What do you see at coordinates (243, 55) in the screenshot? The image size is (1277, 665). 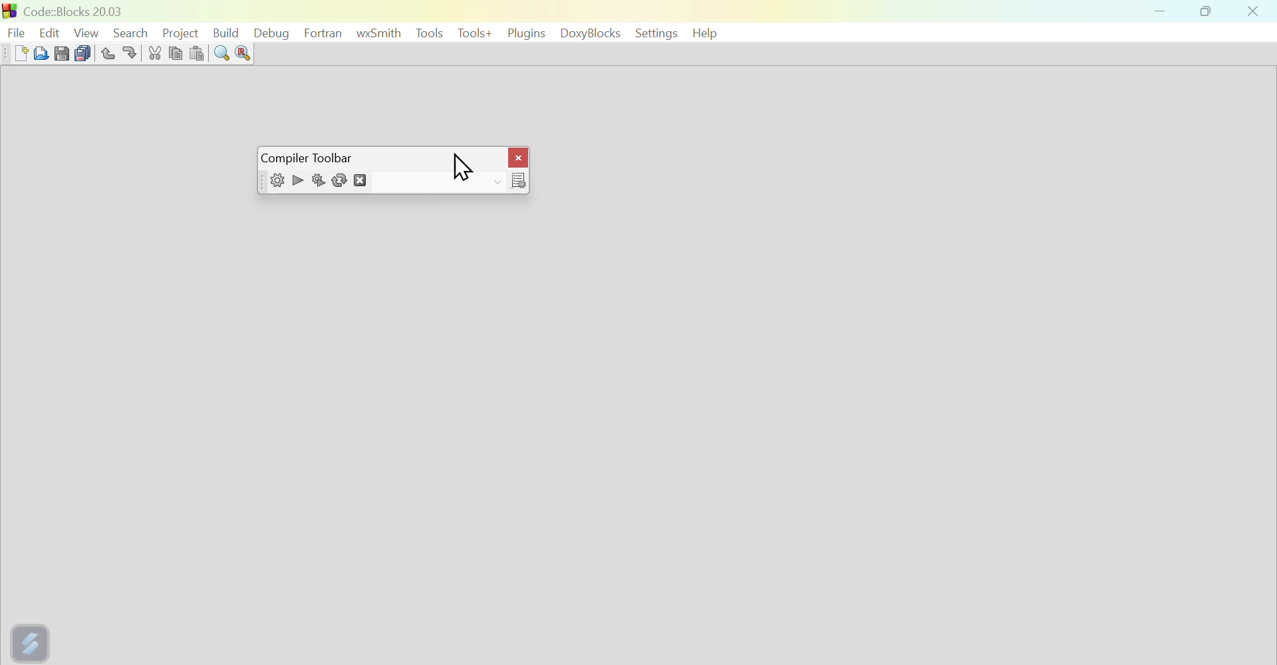 I see `` at bounding box center [243, 55].